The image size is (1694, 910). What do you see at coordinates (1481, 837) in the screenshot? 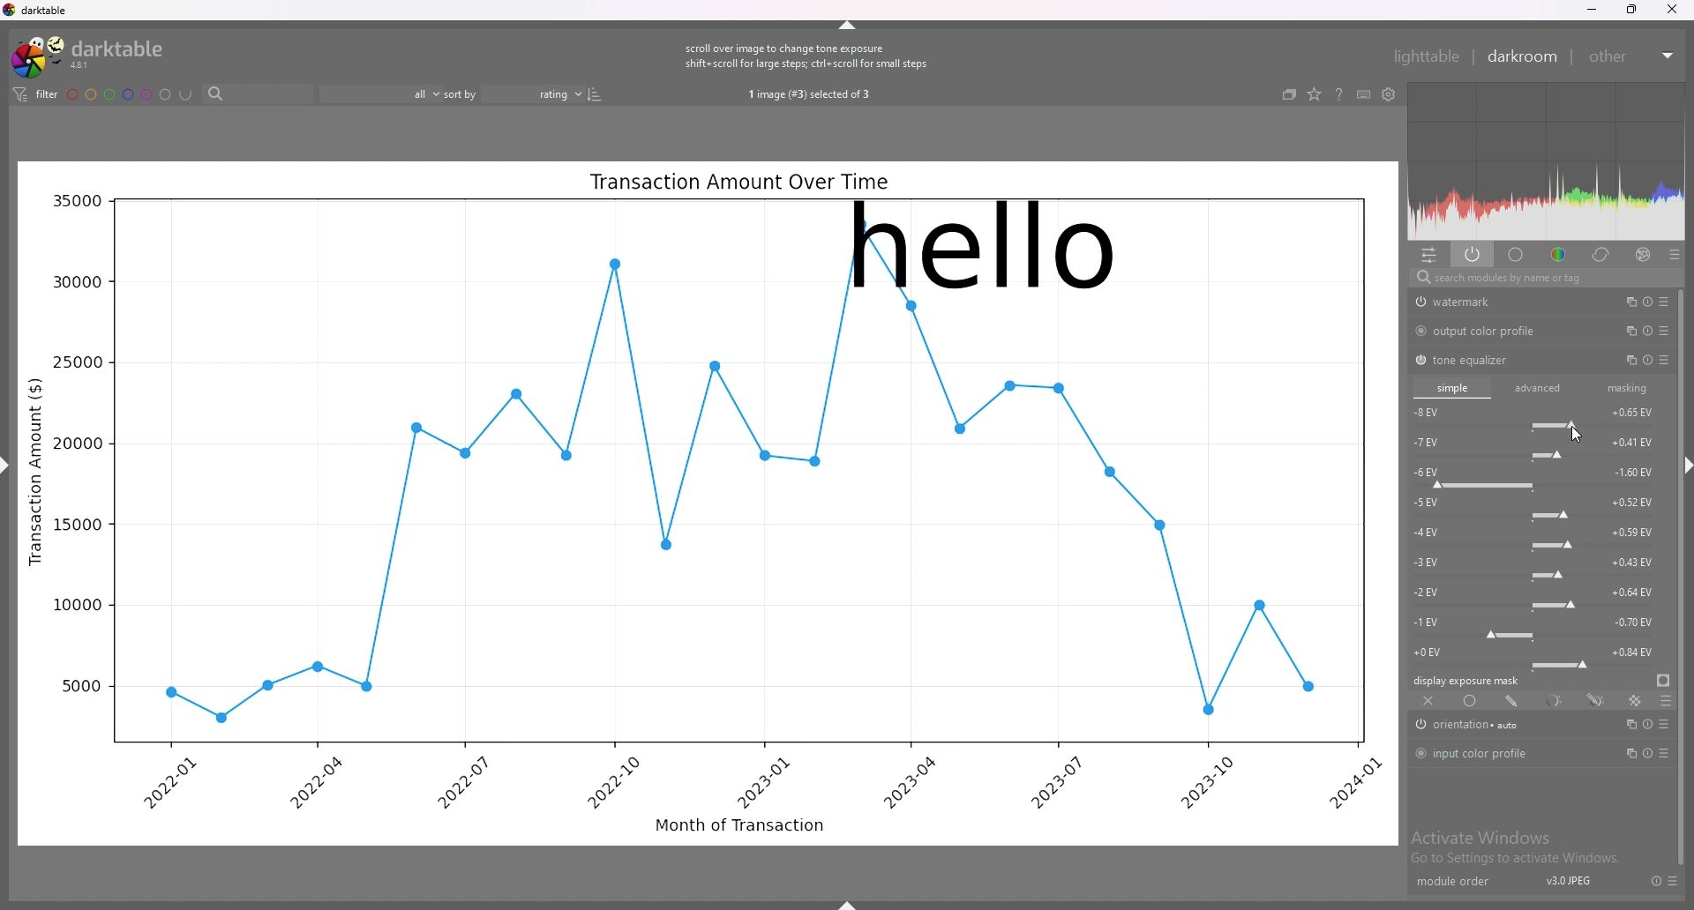
I see `Activate Windows` at bounding box center [1481, 837].